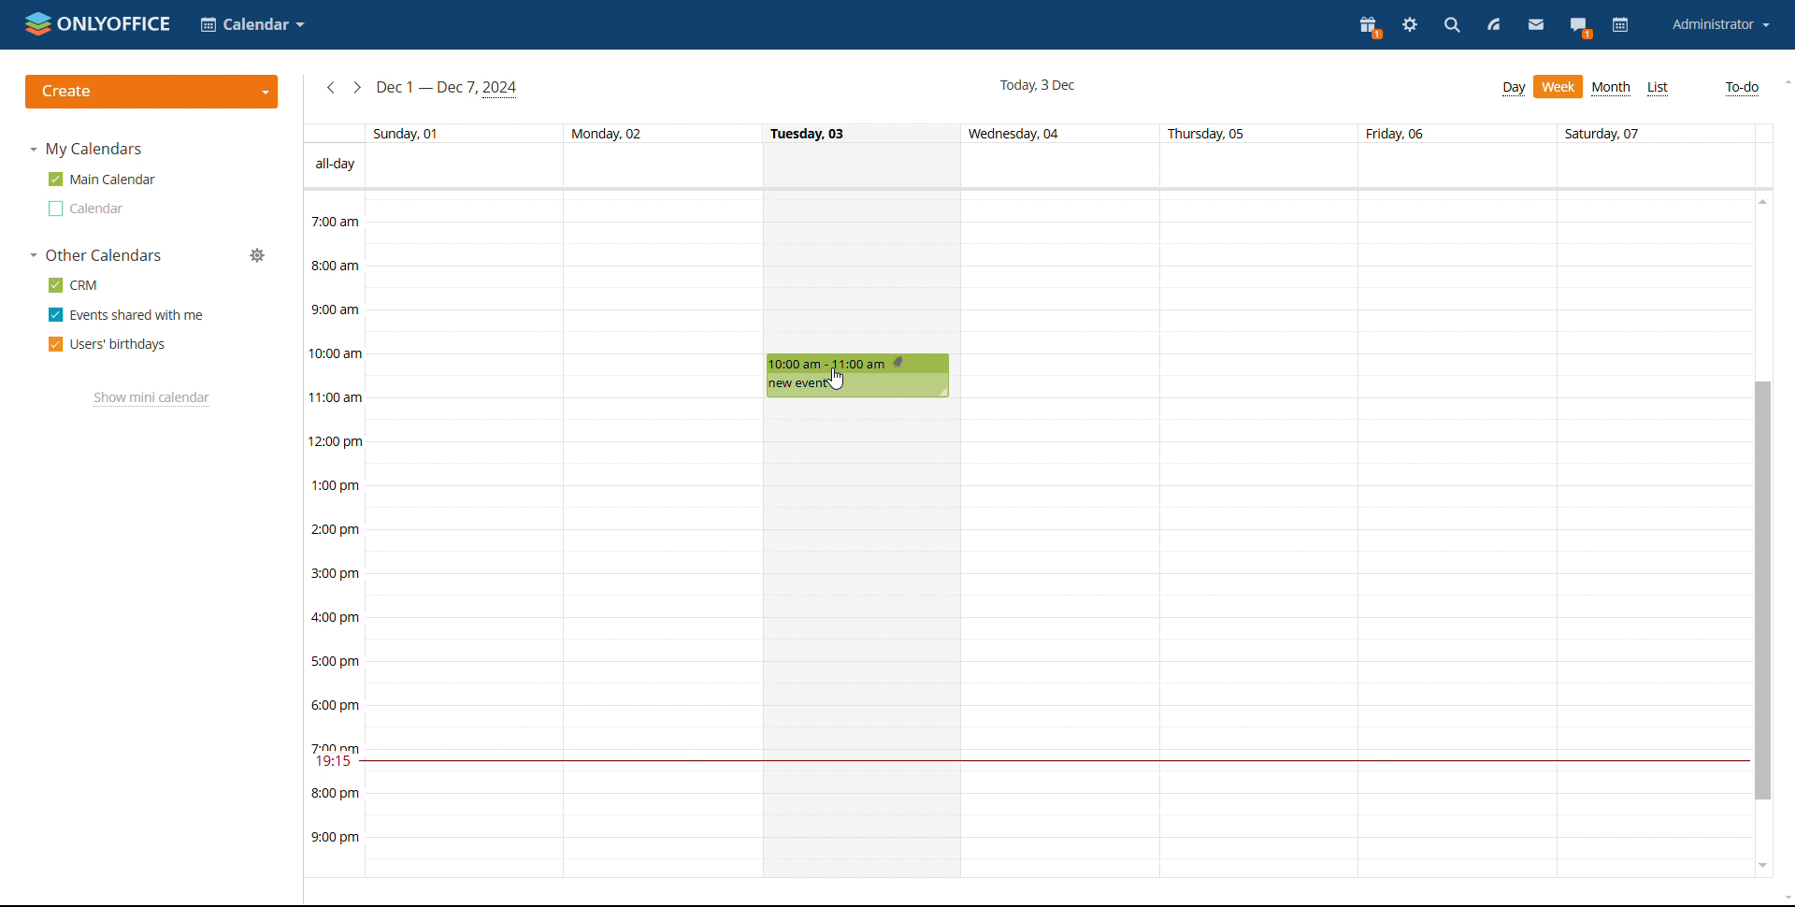  What do you see at coordinates (337, 531) in the screenshot?
I see `2:00pm` at bounding box center [337, 531].